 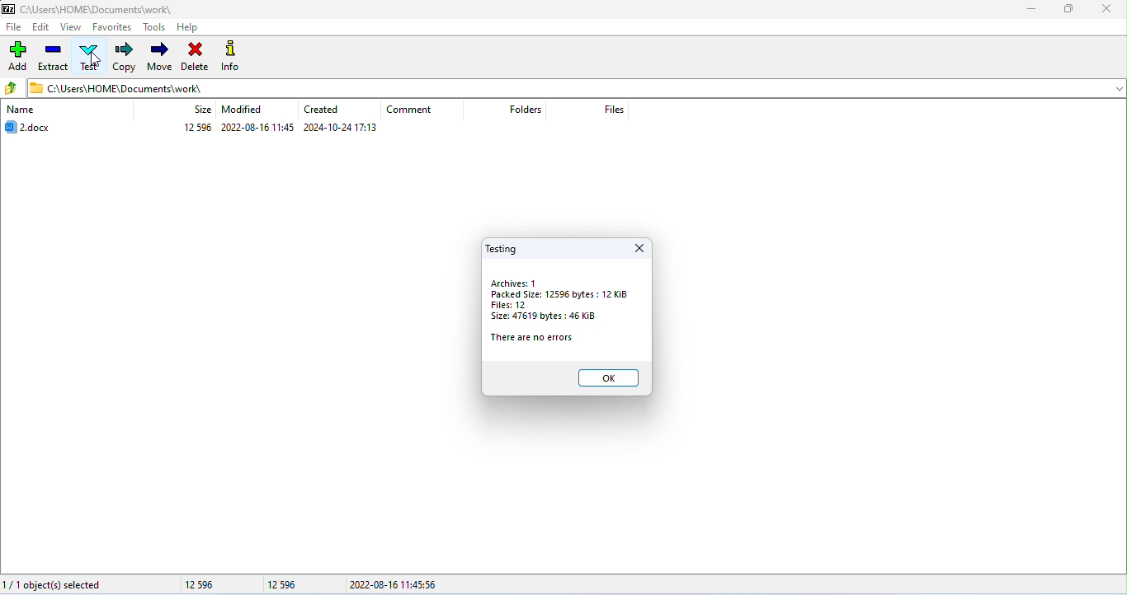 I want to click on add, so click(x=17, y=57).